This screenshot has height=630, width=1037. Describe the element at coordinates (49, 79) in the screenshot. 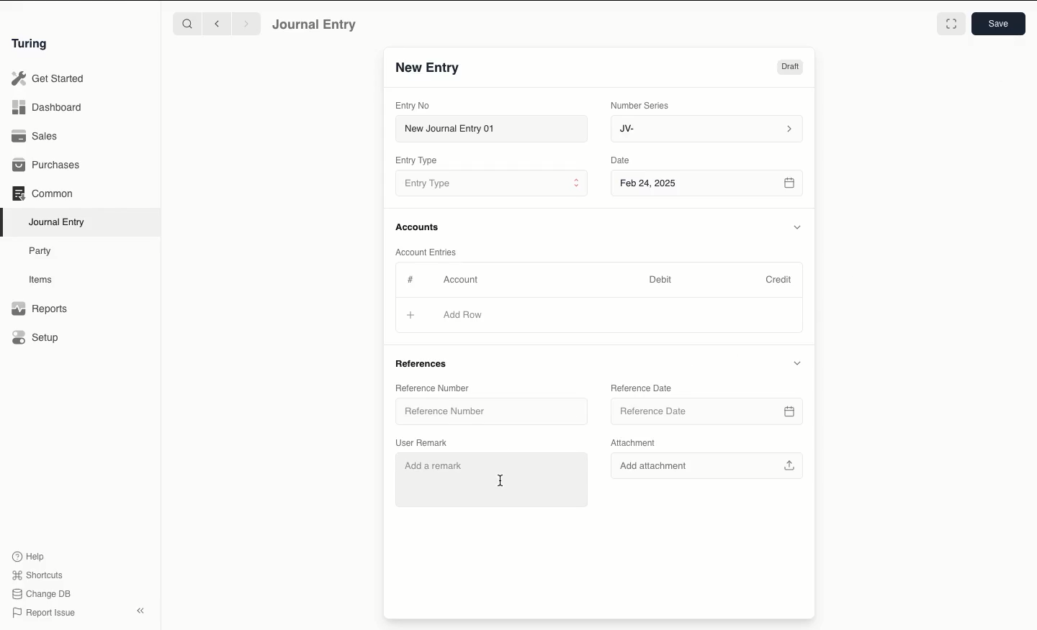

I see `Get Started` at that location.